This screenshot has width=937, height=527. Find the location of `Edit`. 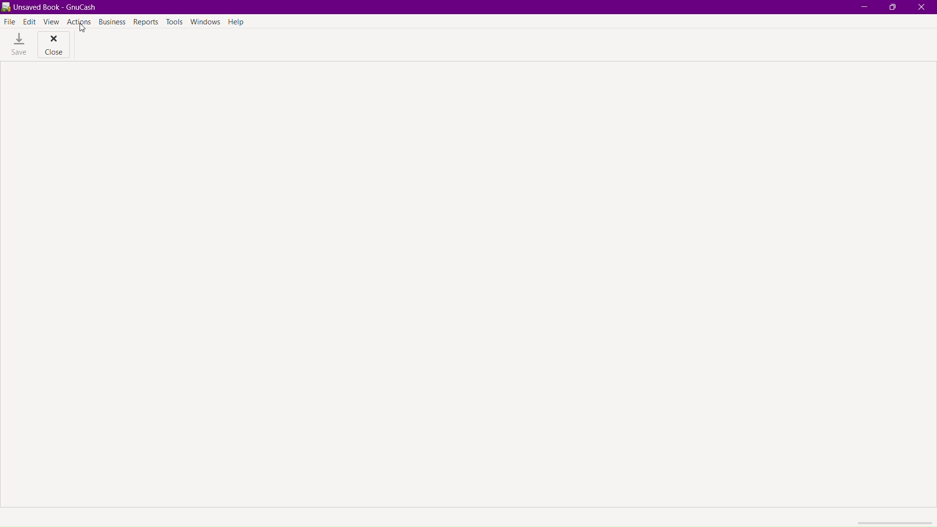

Edit is located at coordinates (31, 21).